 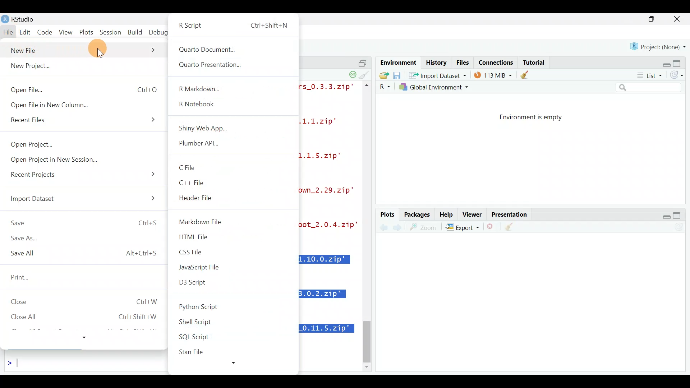 I want to click on Header File, so click(x=201, y=199).